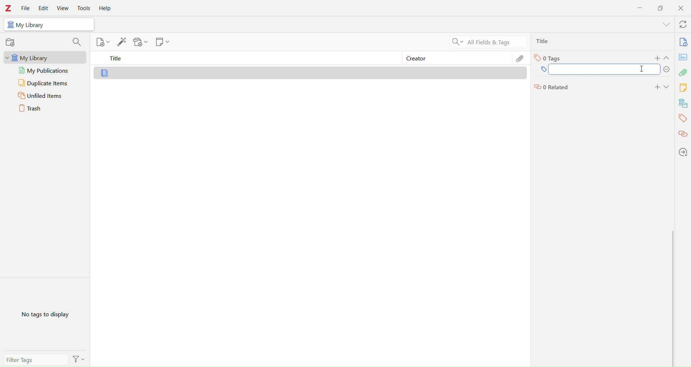  What do you see at coordinates (105, 9) in the screenshot?
I see `Help` at bounding box center [105, 9].